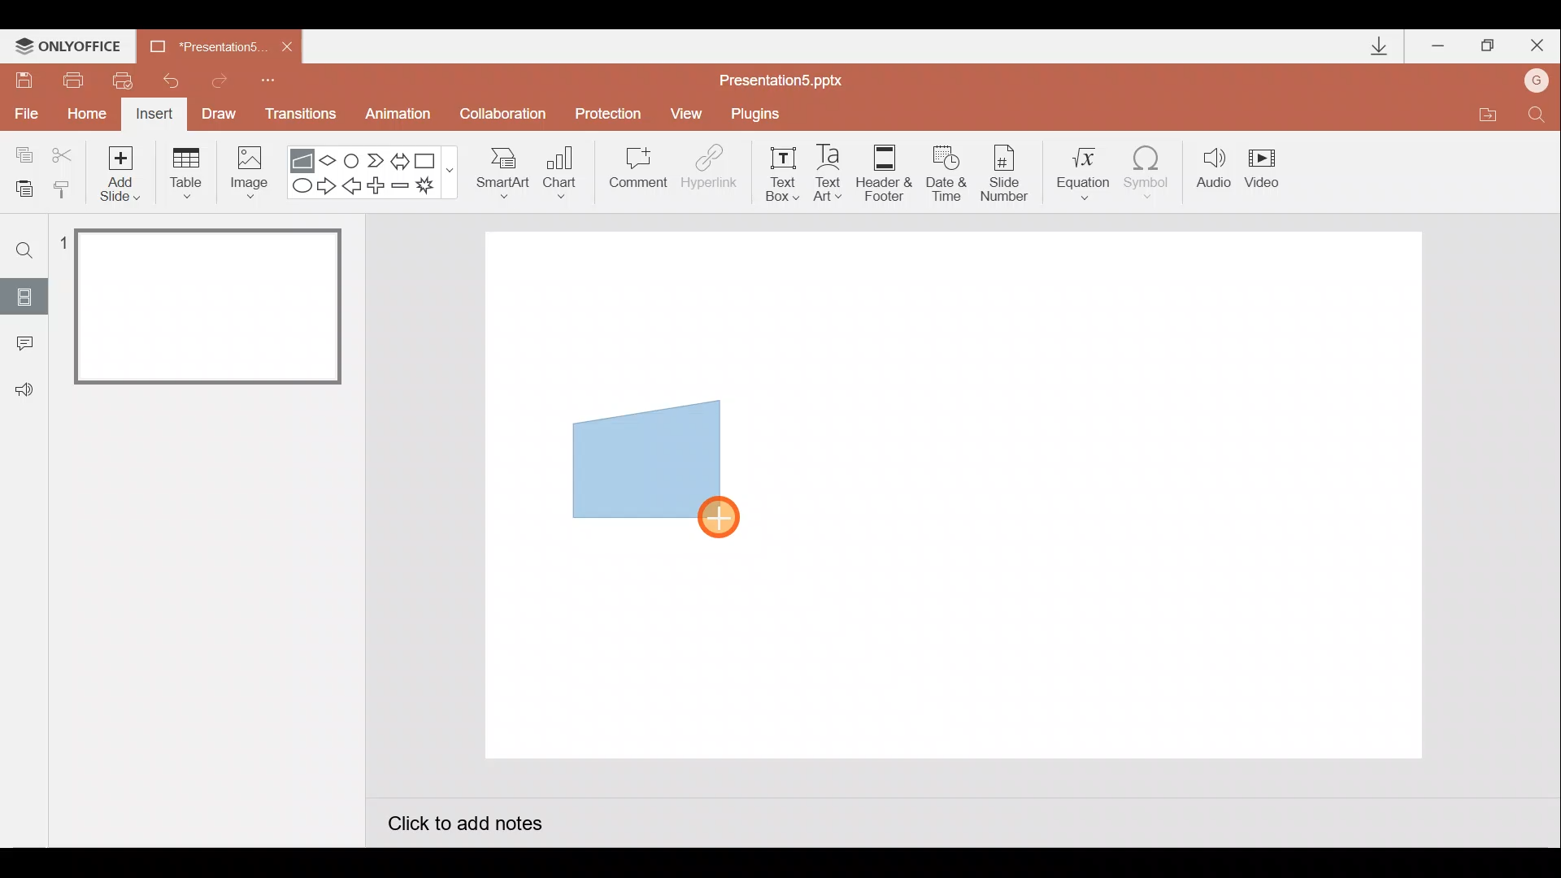 This screenshot has width=1561, height=878. What do you see at coordinates (1112, 494) in the screenshot?
I see `Presentation slide` at bounding box center [1112, 494].